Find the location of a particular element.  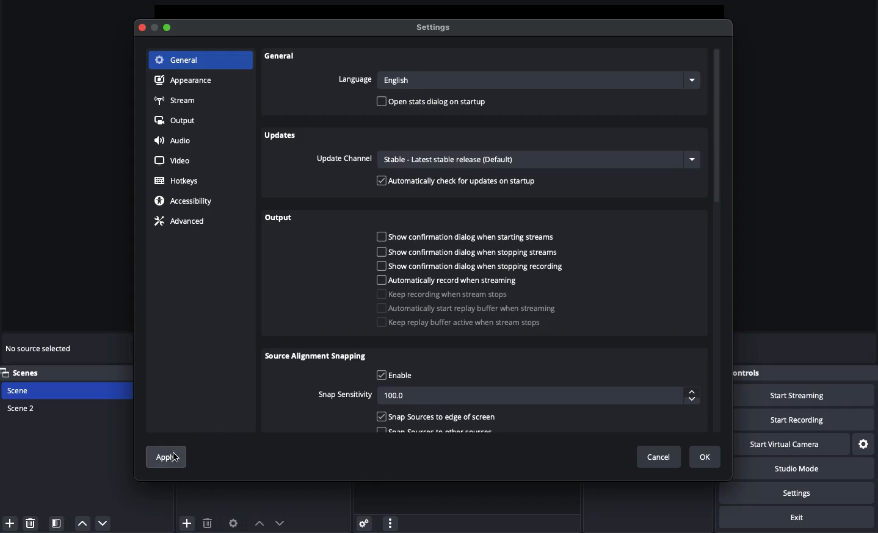

Hotkeys is located at coordinates (178, 181).